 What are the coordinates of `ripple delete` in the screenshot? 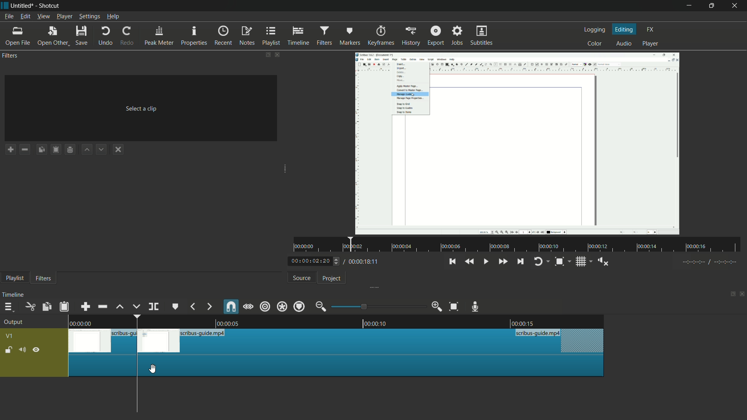 It's located at (102, 306).